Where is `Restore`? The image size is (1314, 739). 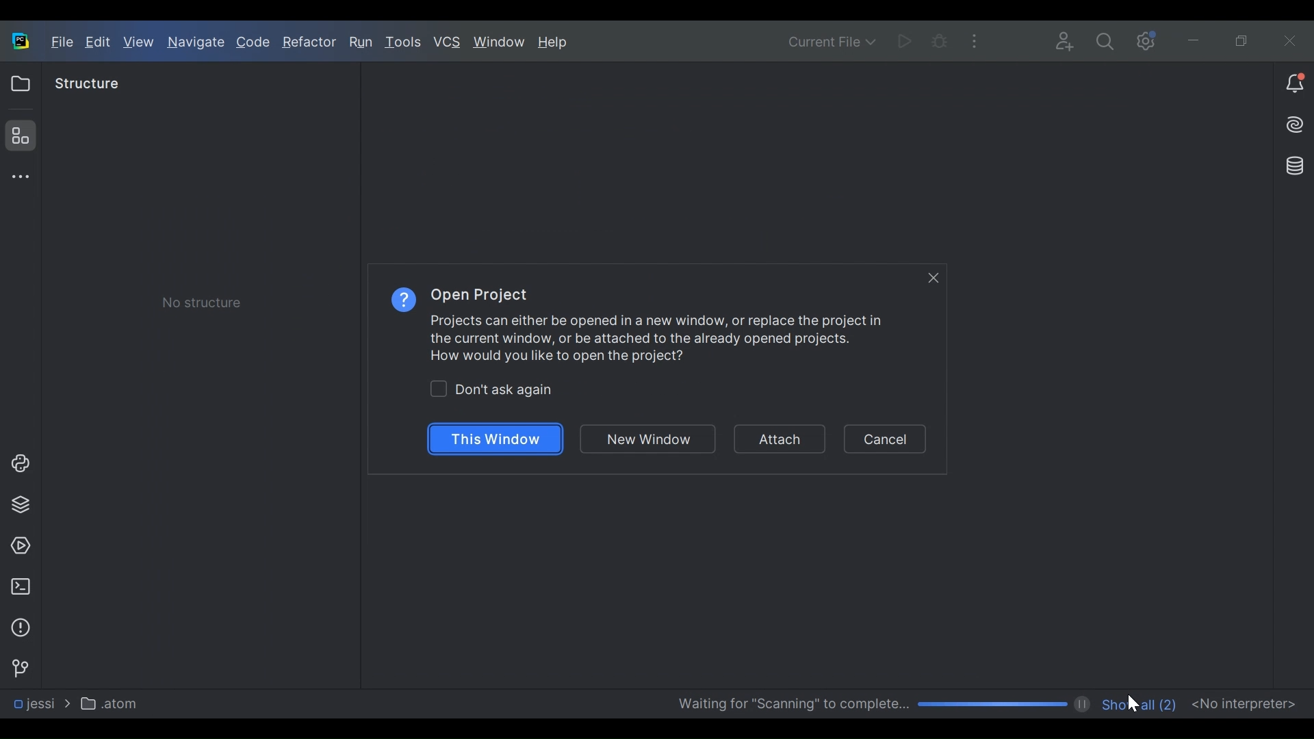
Restore is located at coordinates (1242, 40).